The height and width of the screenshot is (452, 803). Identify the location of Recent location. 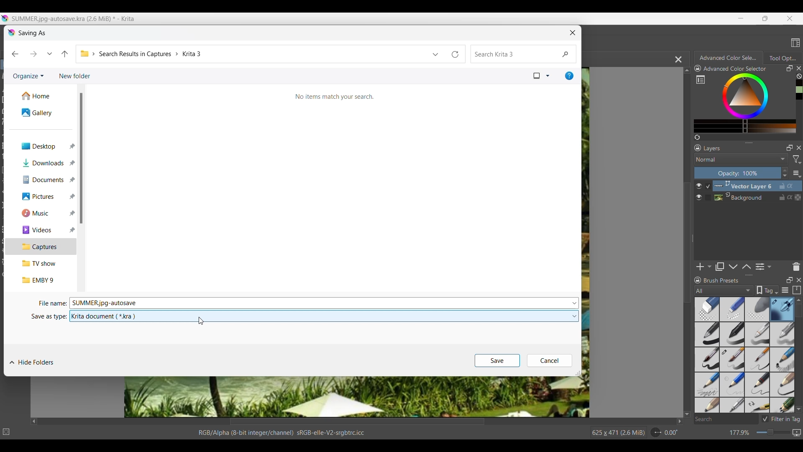
(50, 54).